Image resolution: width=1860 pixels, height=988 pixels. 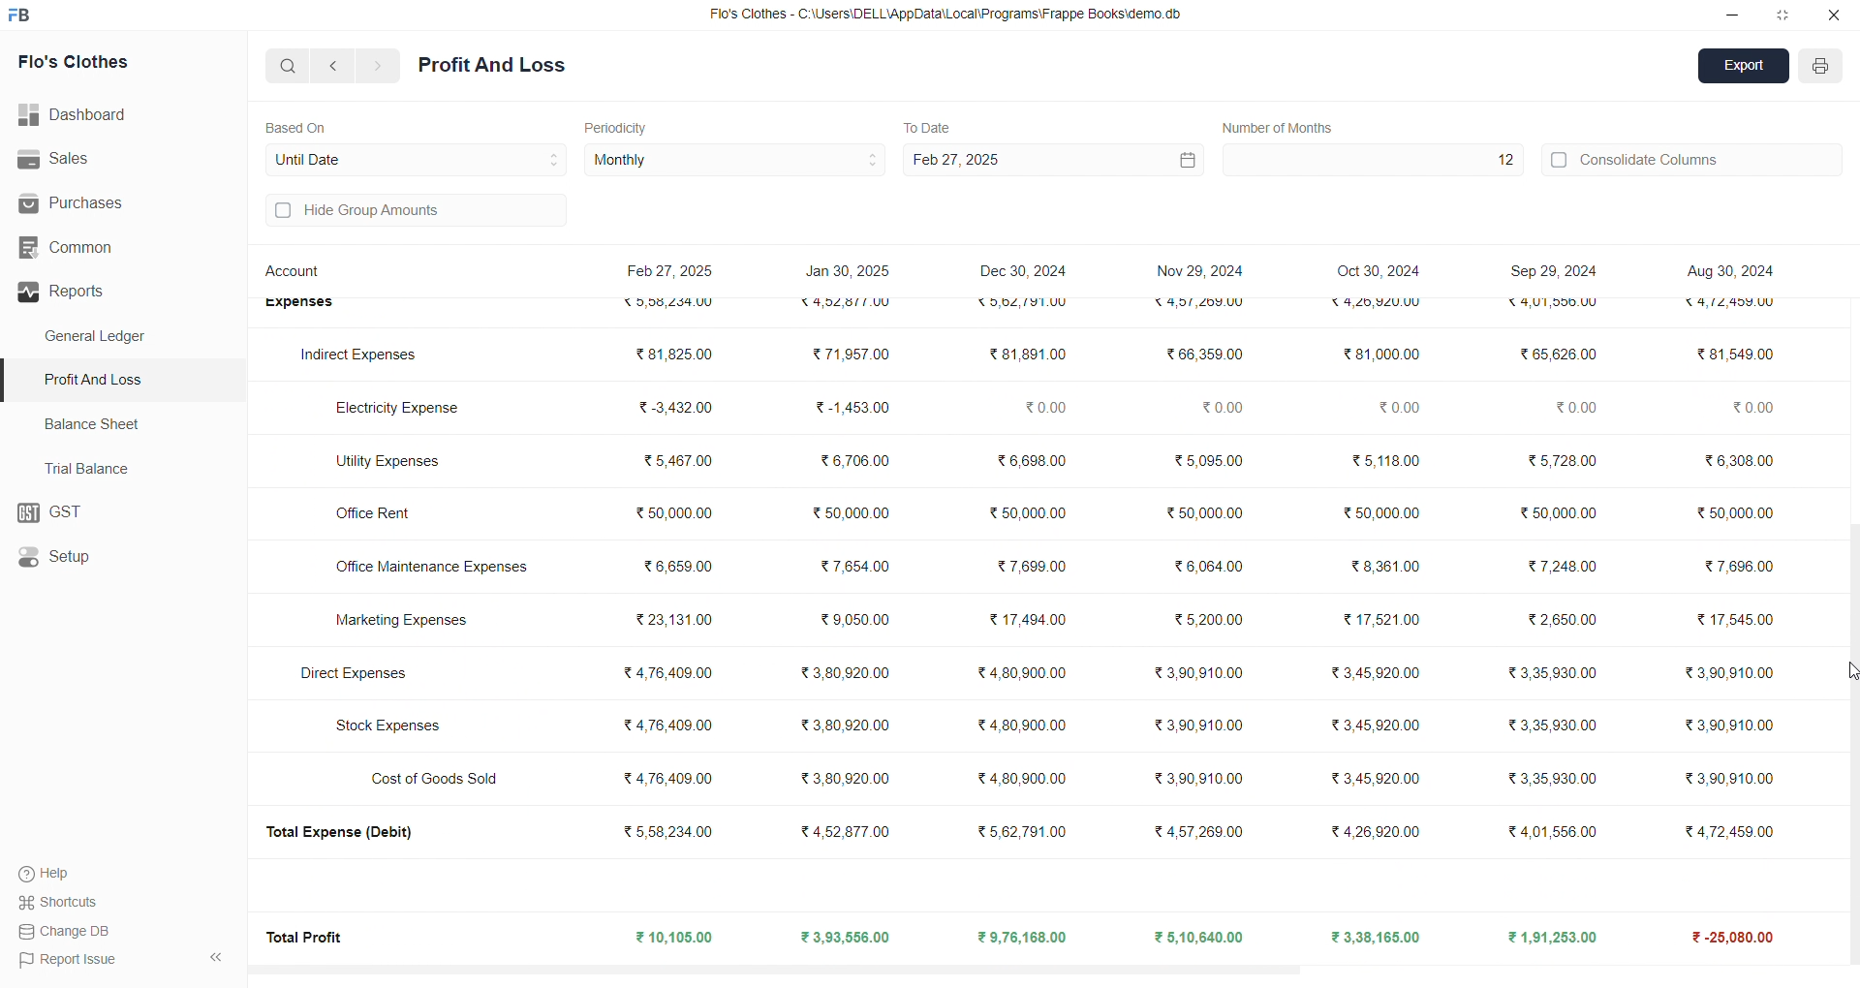 I want to click on ₹ 9,050.00, so click(x=843, y=620).